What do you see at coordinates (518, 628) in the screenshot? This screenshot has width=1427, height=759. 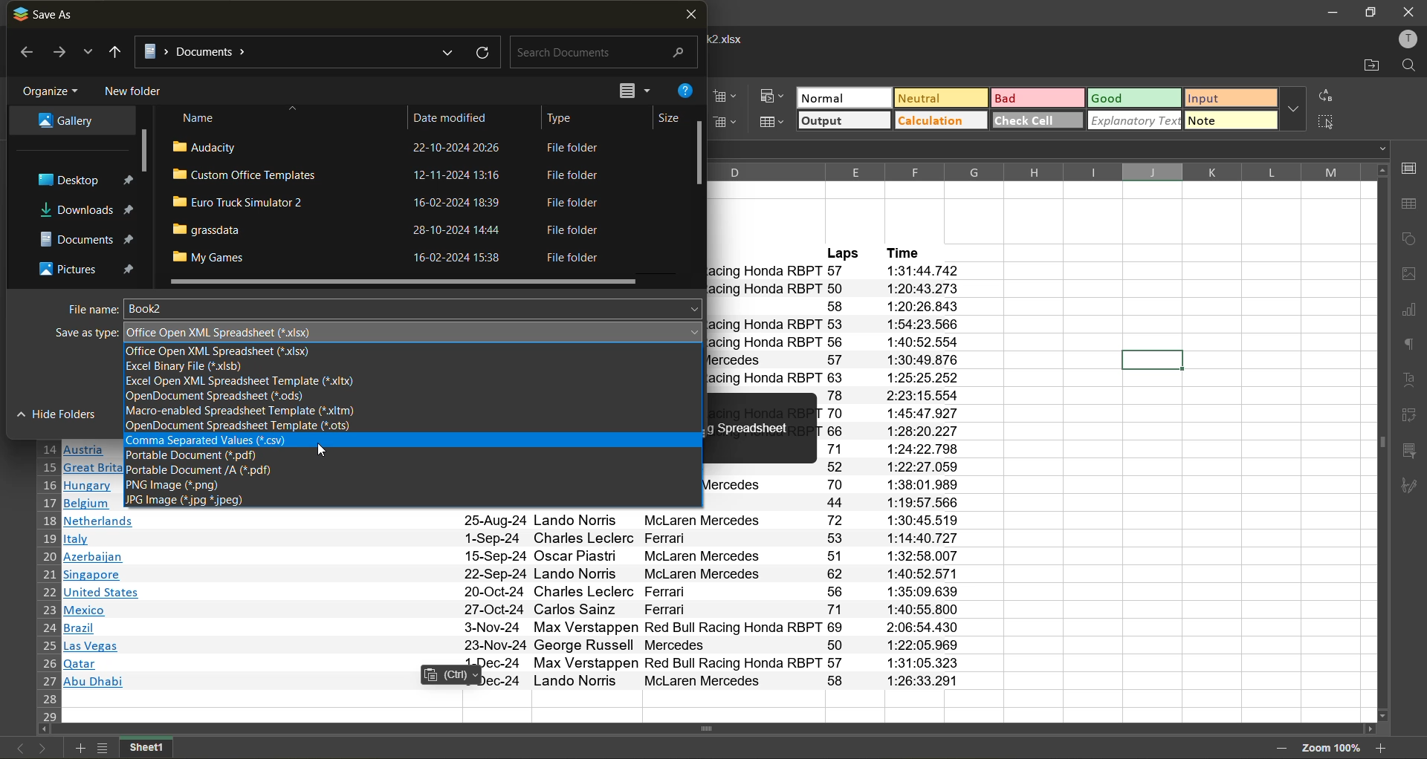 I see `text info` at bounding box center [518, 628].